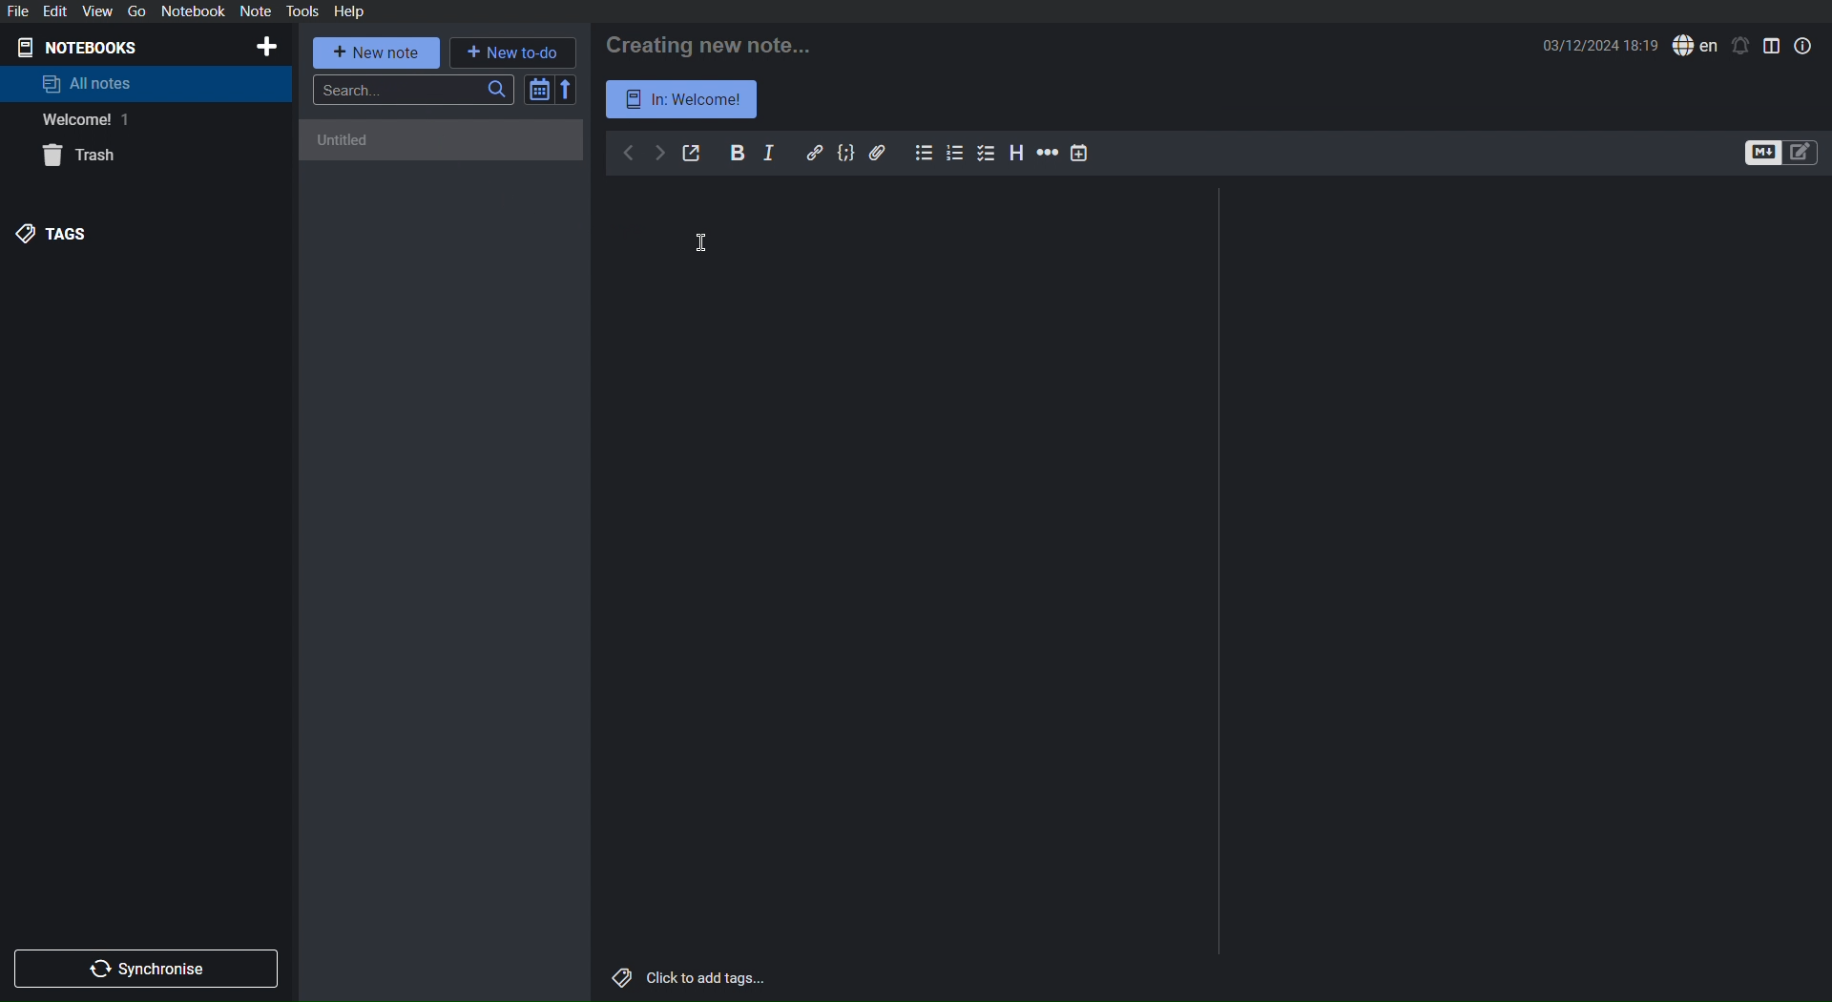 This screenshot has width=1832, height=1002. I want to click on Notifications, so click(1740, 46).